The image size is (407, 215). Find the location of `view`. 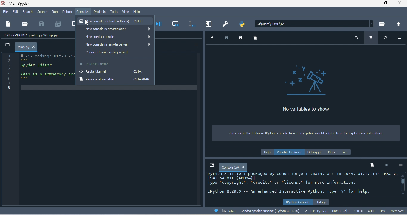

view is located at coordinates (126, 12).